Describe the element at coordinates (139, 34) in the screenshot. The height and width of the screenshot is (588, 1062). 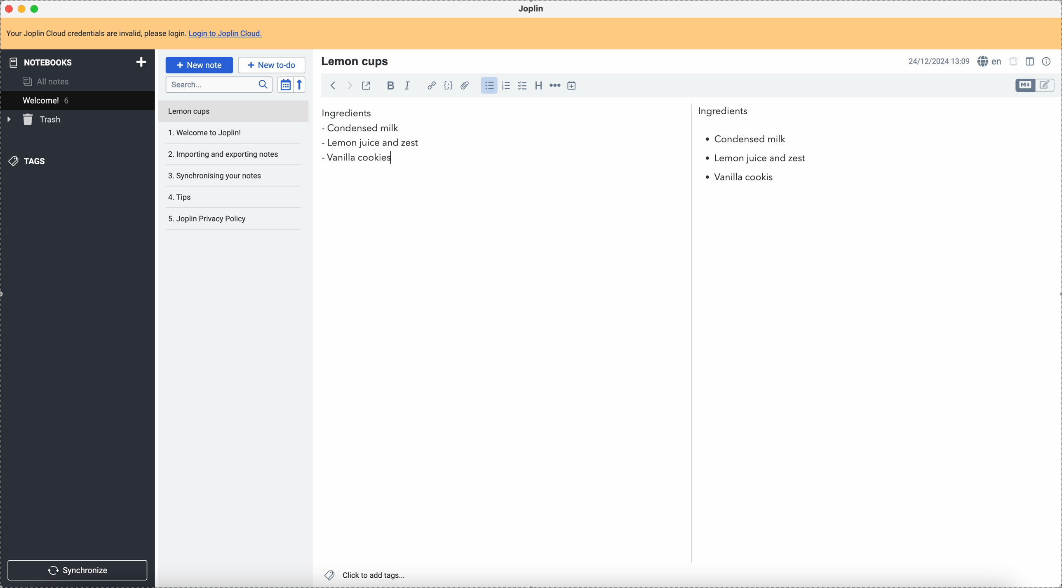
I see `note` at that location.